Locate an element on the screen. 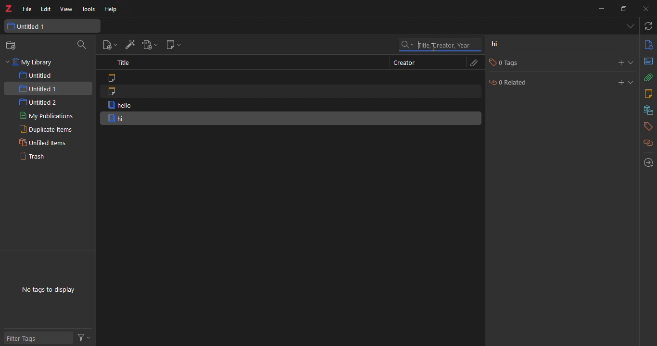 This screenshot has width=657, height=346. view is located at coordinates (66, 9).